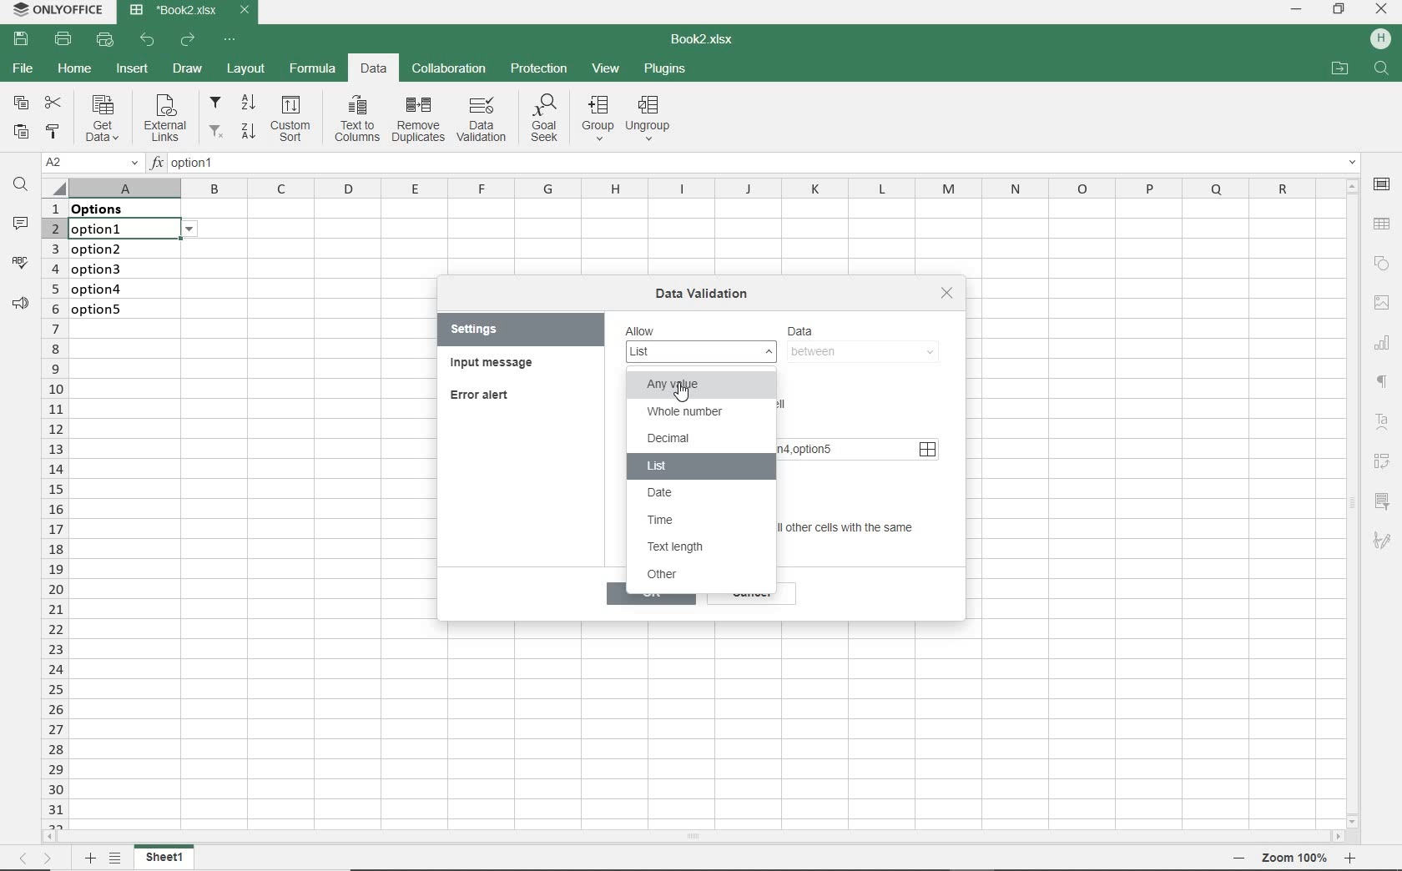 Image resolution: width=1402 pixels, height=871 pixels. Describe the element at coordinates (489, 330) in the screenshot. I see `SETTINGS` at that location.